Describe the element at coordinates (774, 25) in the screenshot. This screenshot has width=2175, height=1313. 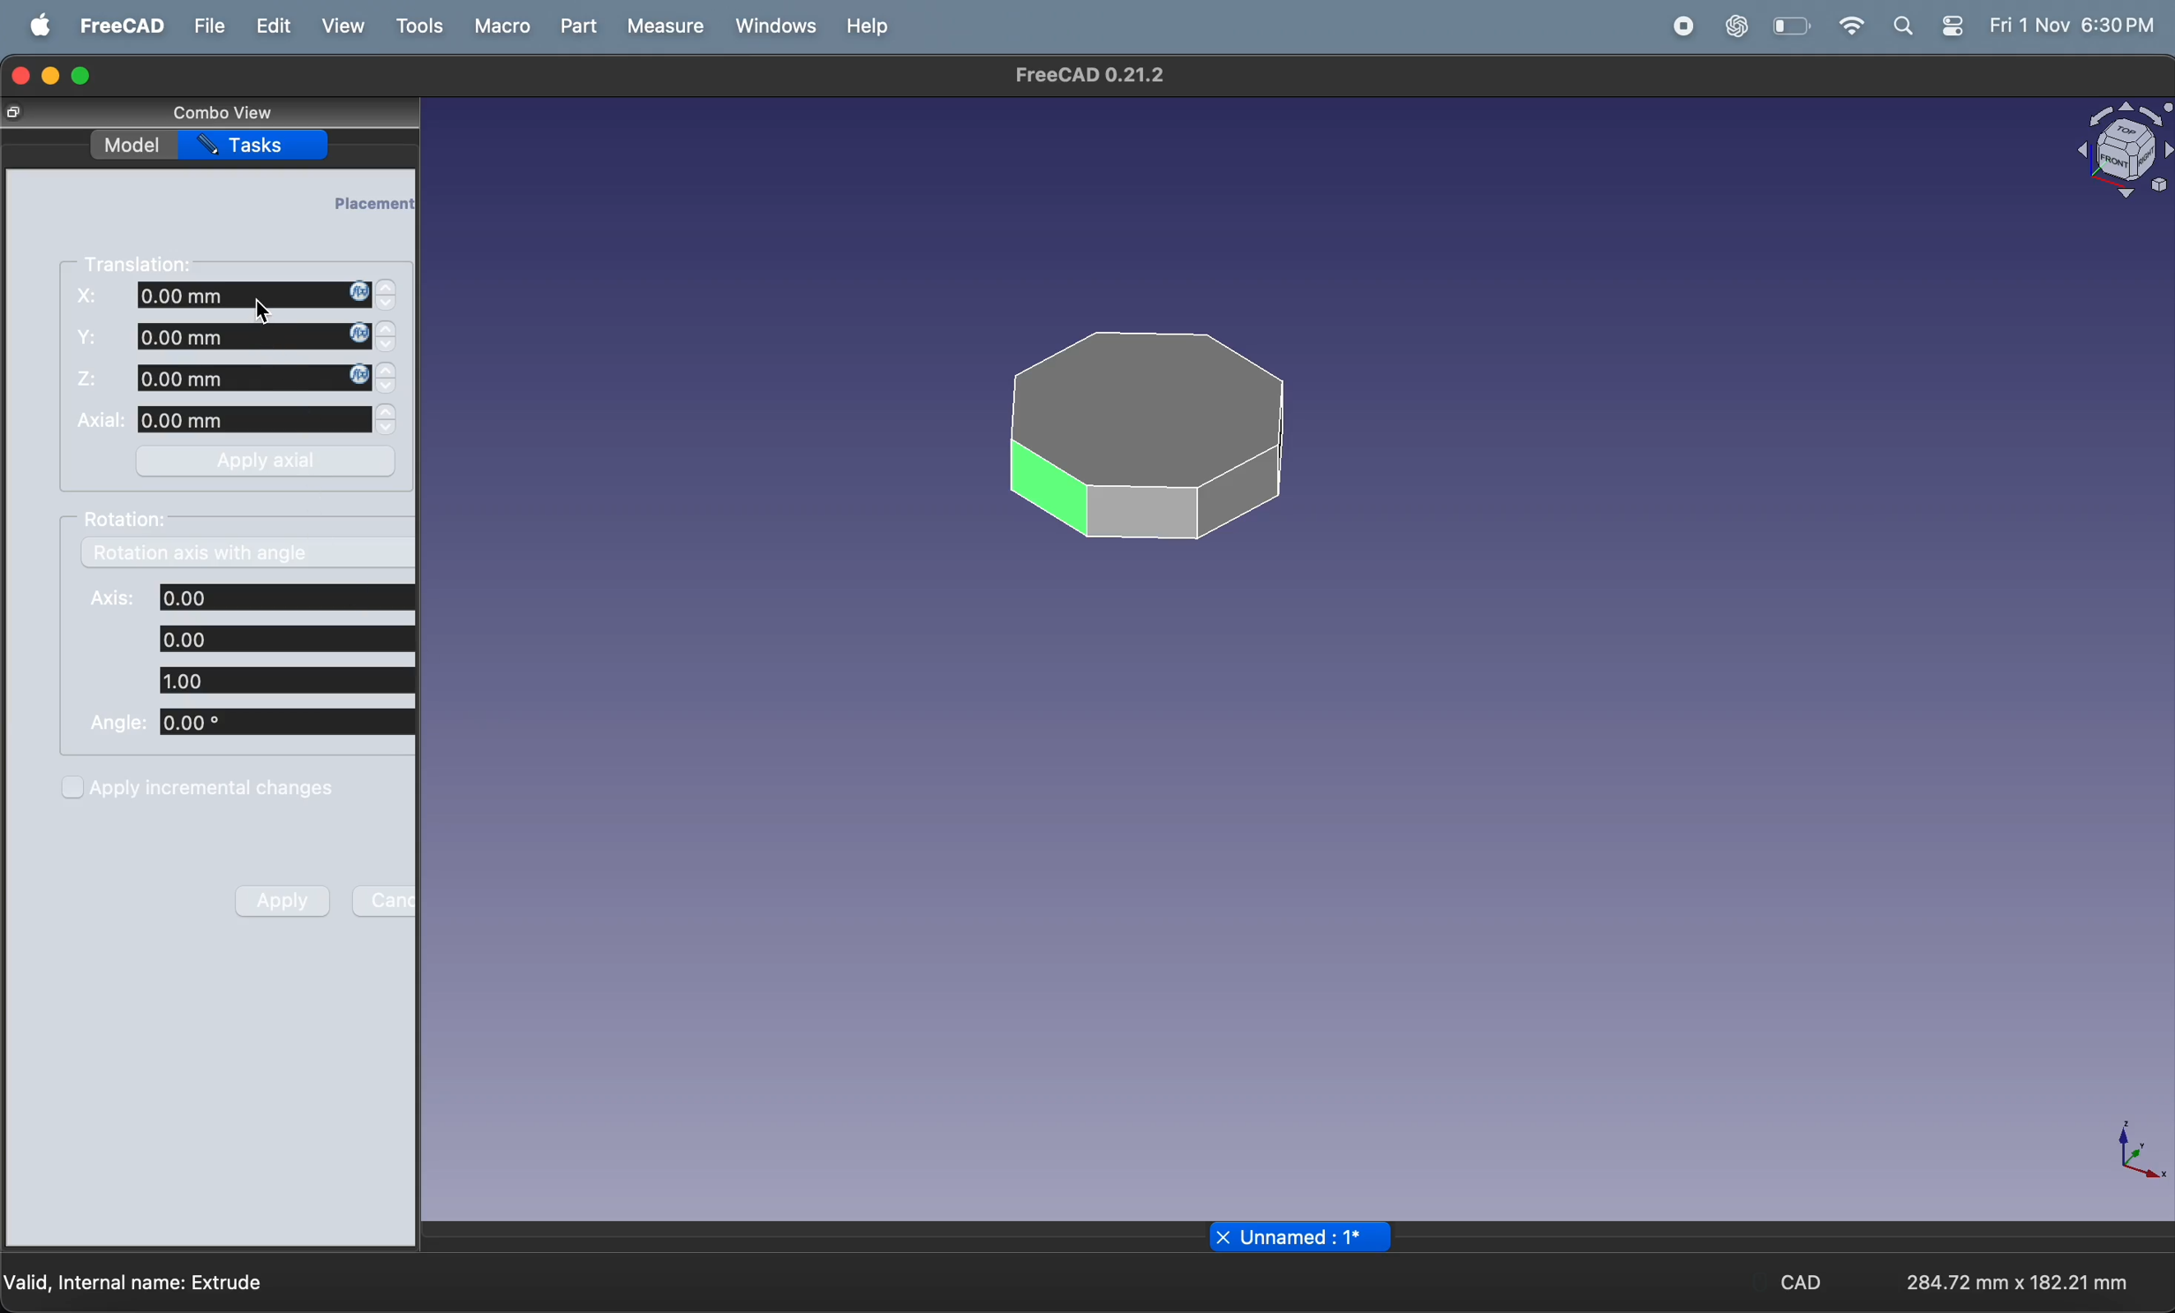
I see `windows` at that location.